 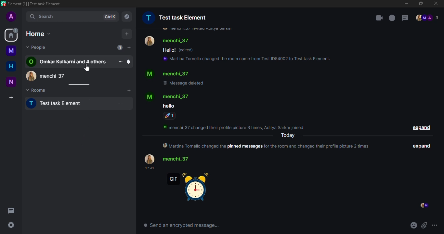 What do you see at coordinates (87, 70) in the screenshot?
I see `cursor` at bounding box center [87, 70].